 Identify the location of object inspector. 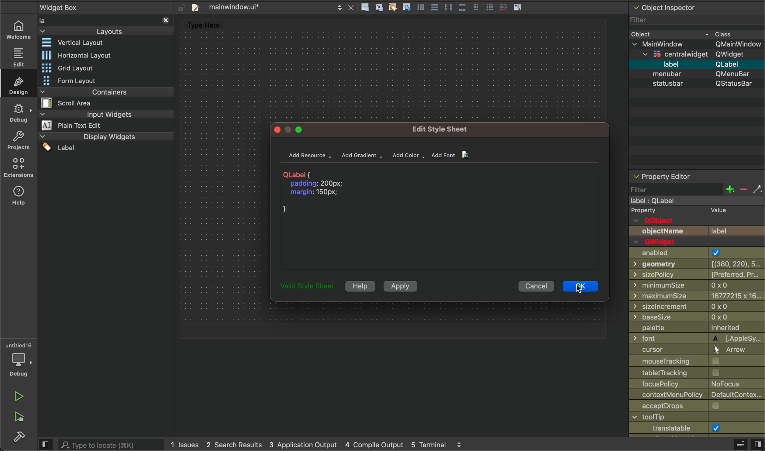
(697, 15).